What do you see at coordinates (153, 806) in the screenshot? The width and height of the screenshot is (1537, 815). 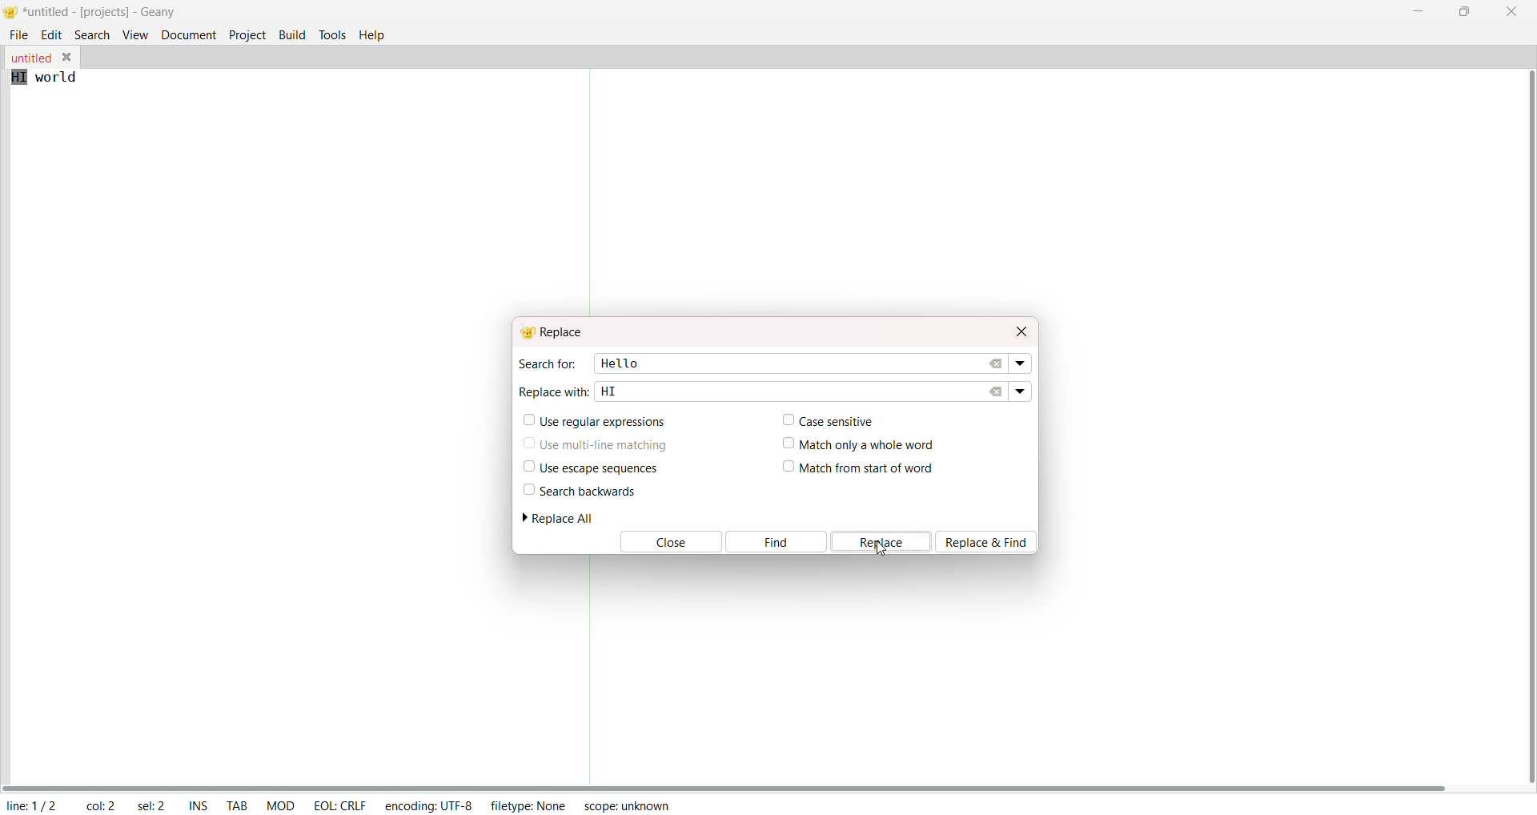 I see `sel: 0` at bounding box center [153, 806].